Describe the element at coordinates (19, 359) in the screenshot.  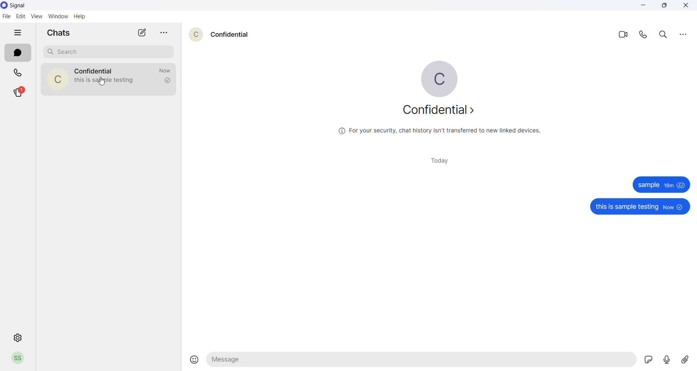
I see `profile` at that location.